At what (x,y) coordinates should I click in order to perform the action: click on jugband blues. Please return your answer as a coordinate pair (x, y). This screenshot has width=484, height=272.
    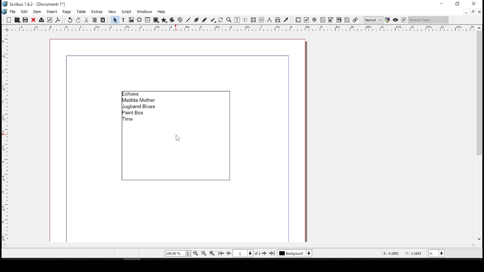
    Looking at the image, I should click on (140, 107).